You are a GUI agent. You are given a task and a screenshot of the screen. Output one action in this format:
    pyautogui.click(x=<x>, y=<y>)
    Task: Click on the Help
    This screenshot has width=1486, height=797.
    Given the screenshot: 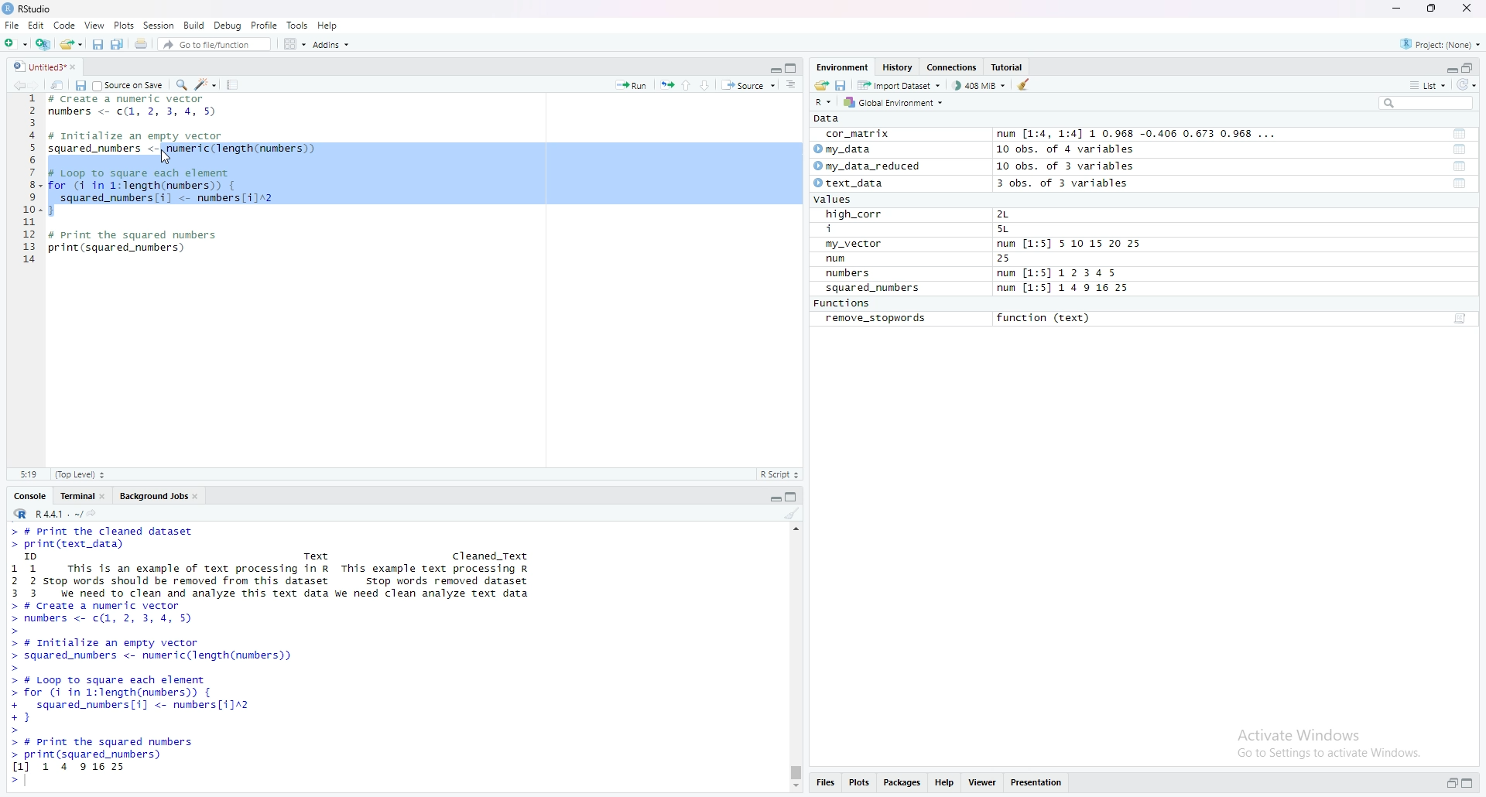 What is the action you would take?
    pyautogui.click(x=328, y=25)
    